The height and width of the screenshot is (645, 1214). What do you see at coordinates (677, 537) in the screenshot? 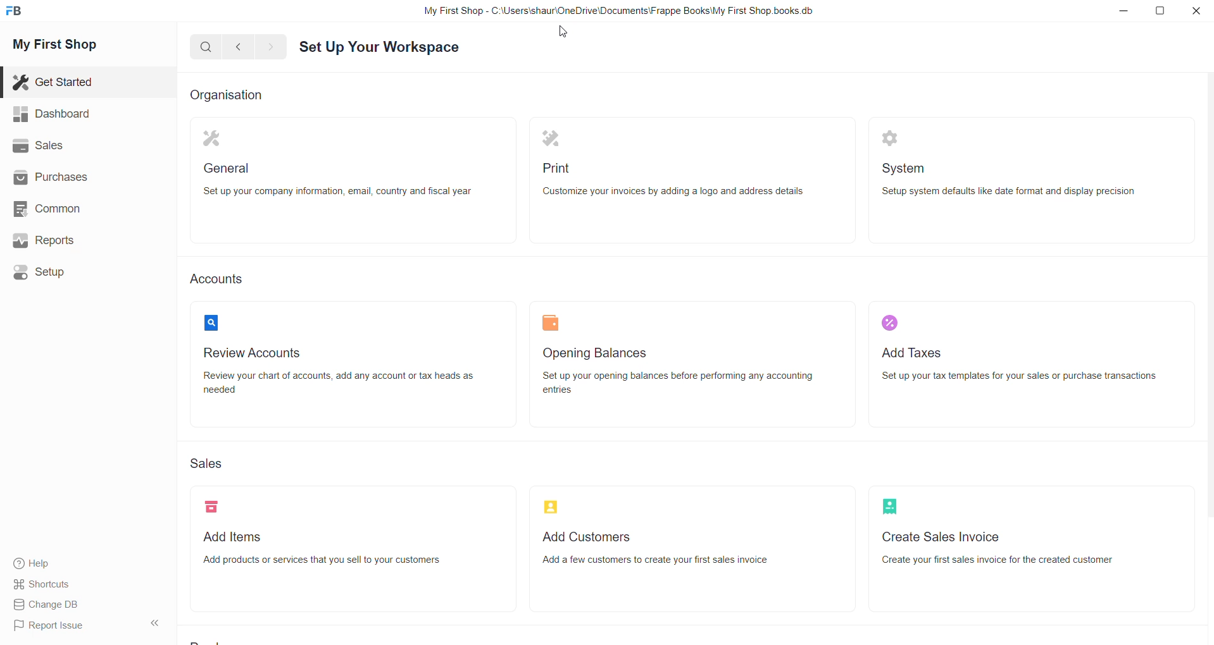
I see `Add customers ` at bounding box center [677, 537].